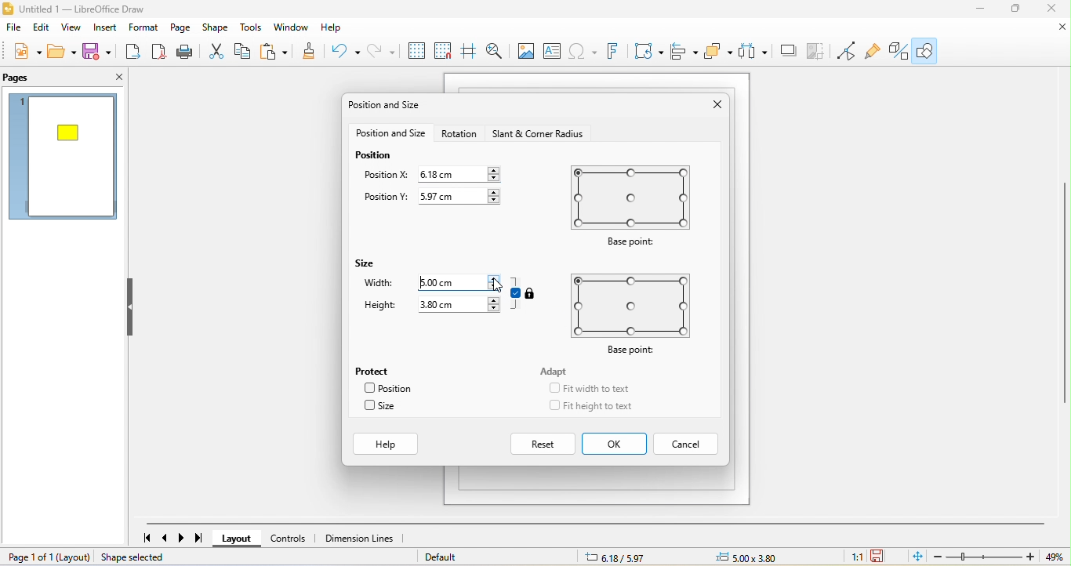 Image resolution: width=1071 pixels, height=566 pixels. Describe the element at coordinates (183, 29) in the screenshot. I see `page` at that location.